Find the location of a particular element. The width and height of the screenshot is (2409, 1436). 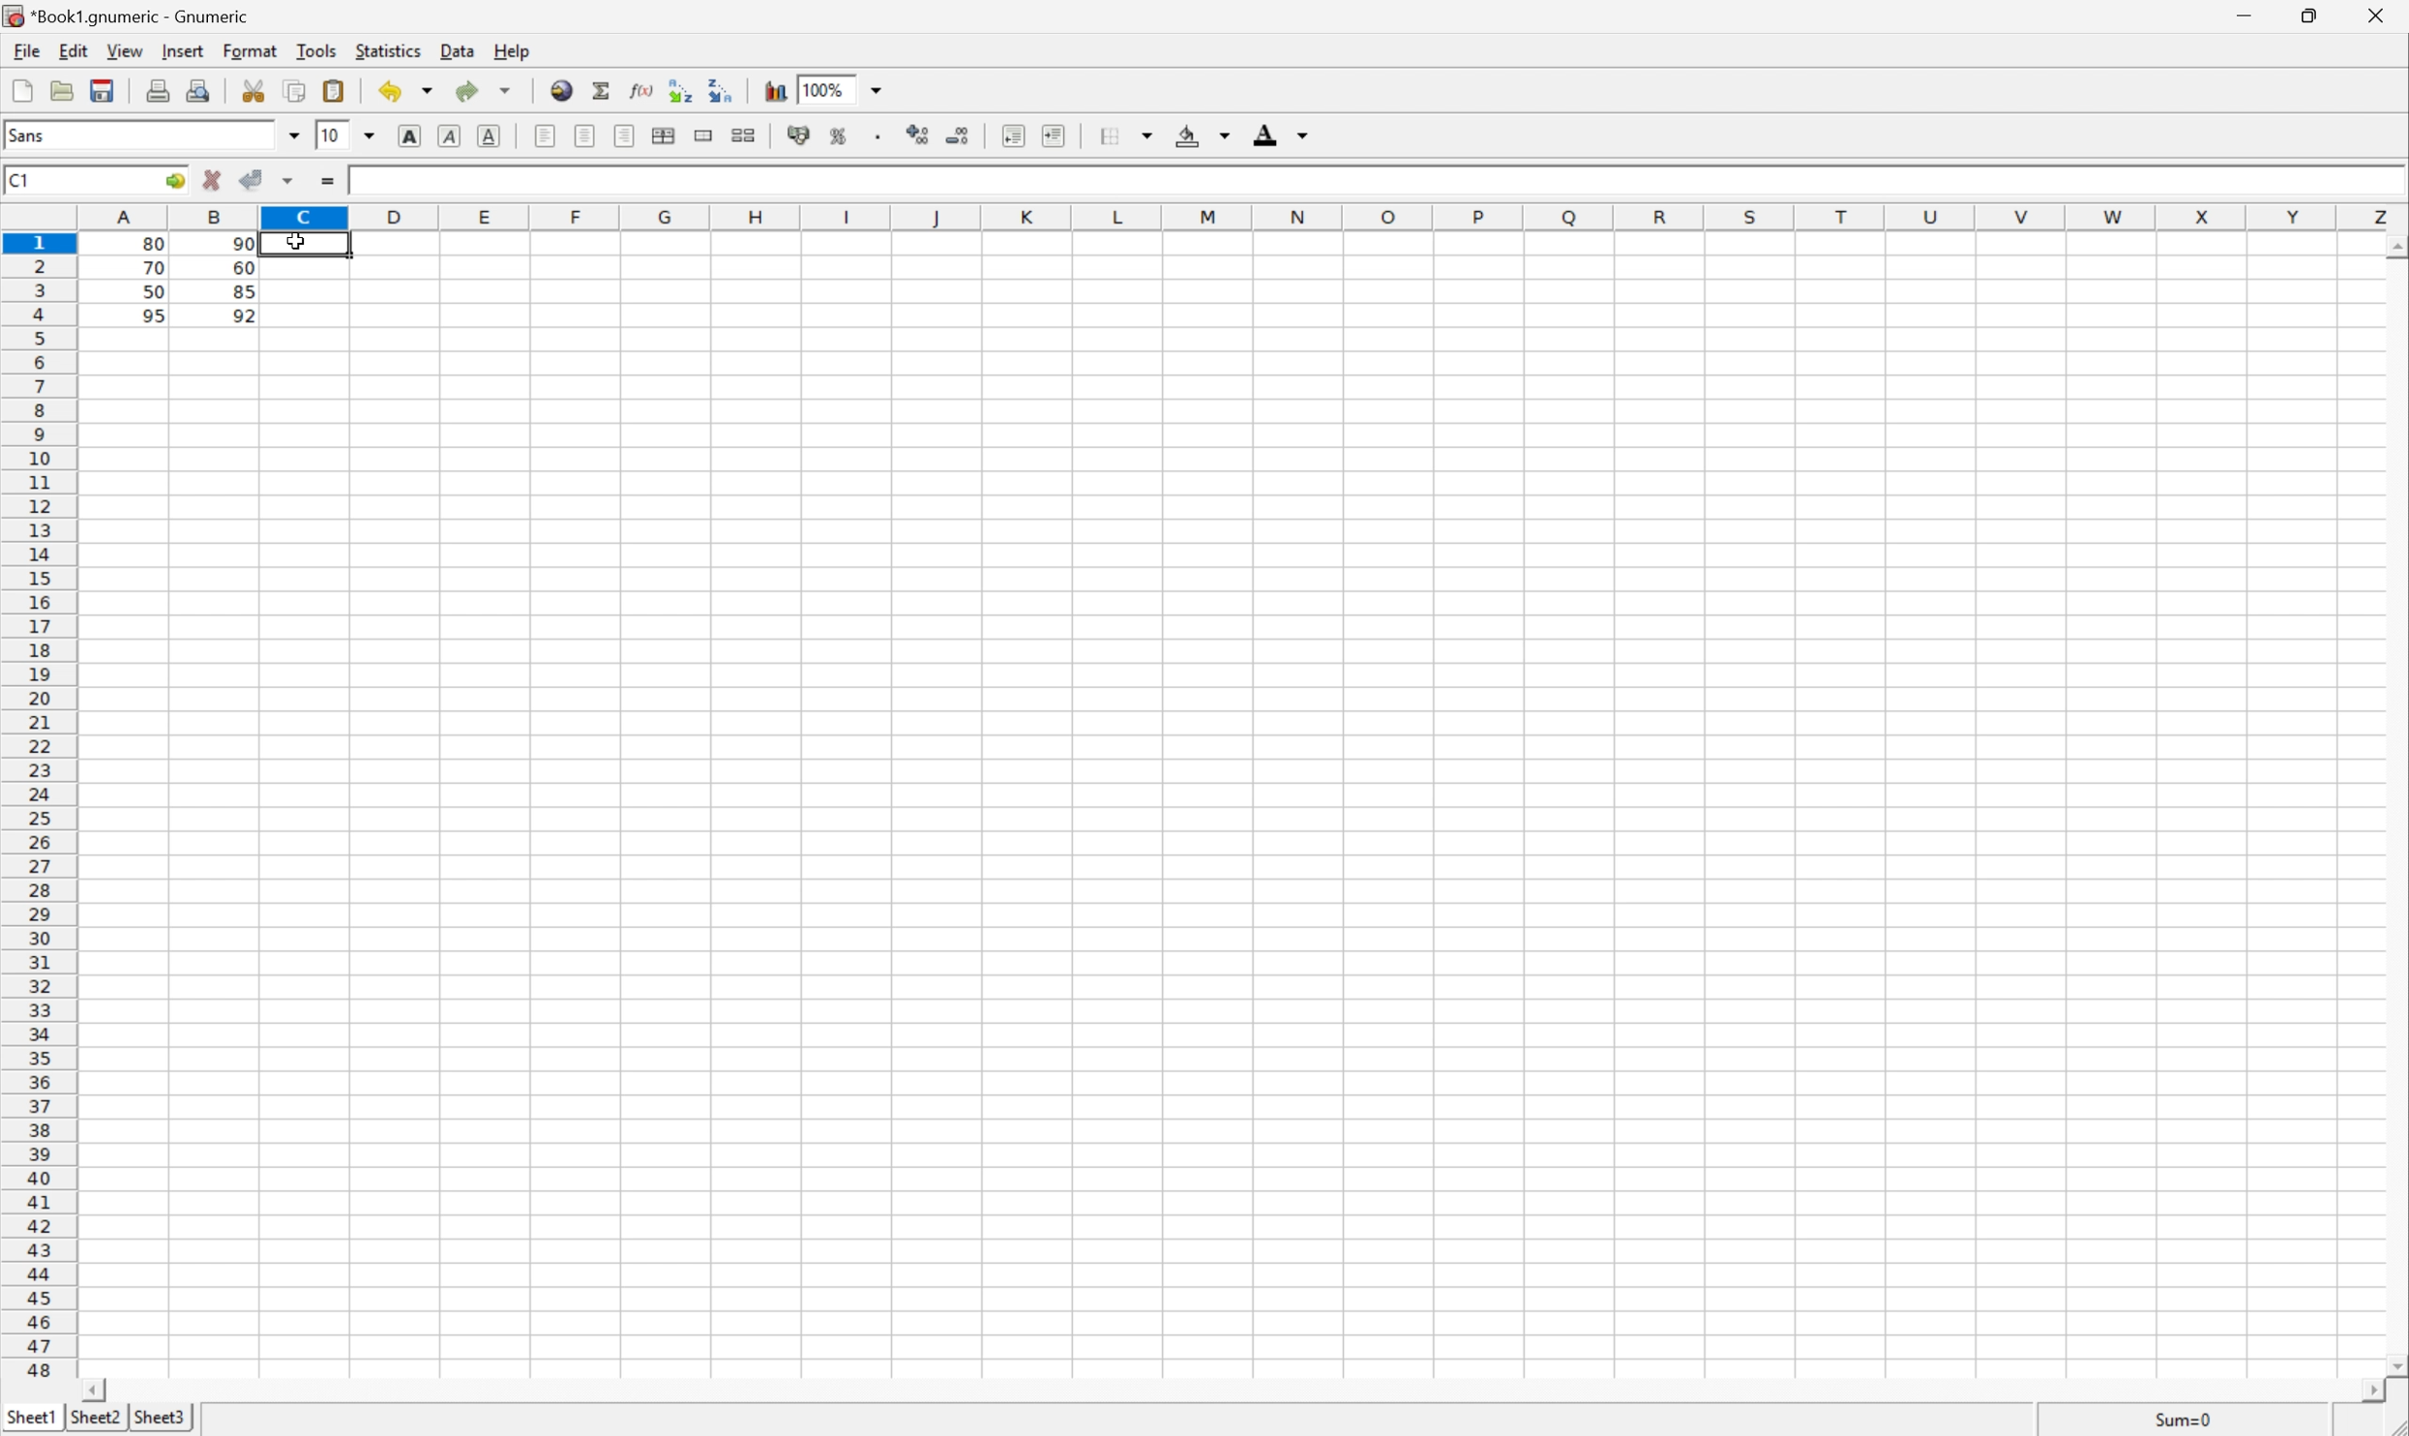

Edit a function in the current cell is located at coordinates (642, 92).